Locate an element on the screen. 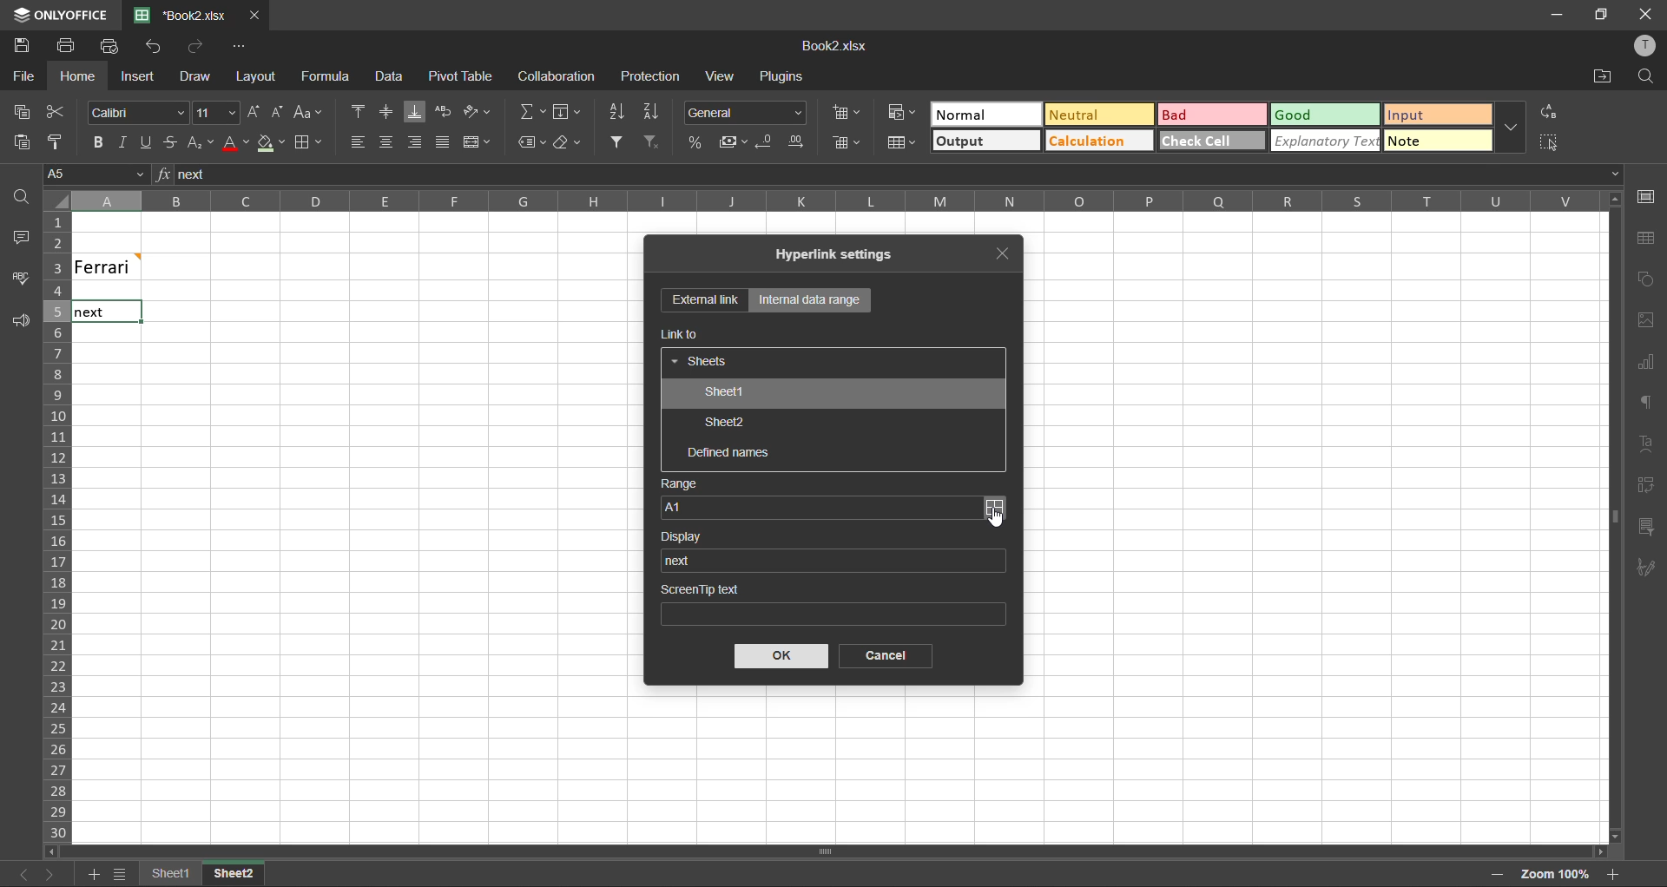  strikethrough is located at coordinates (169, 143).